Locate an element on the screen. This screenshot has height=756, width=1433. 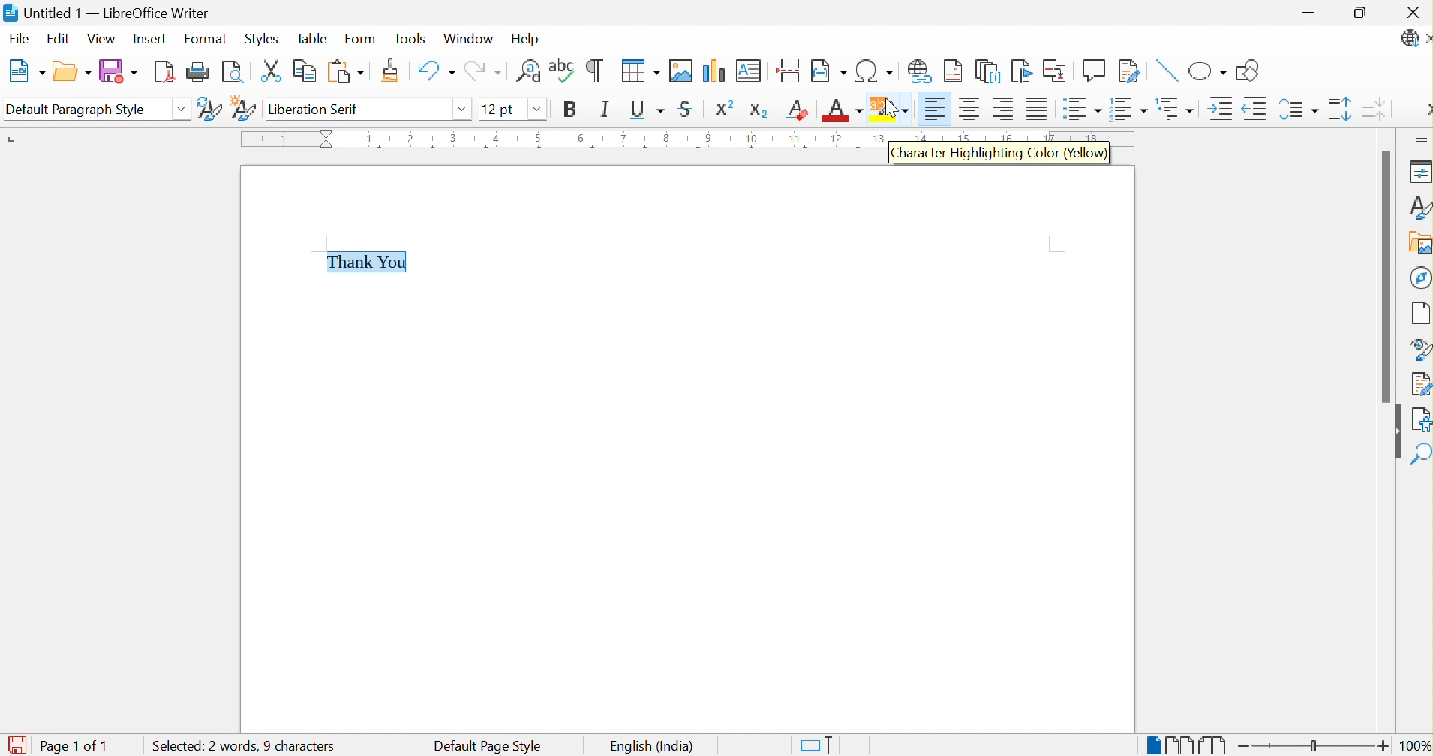
Character Highlighting Color (Yellow) is located at coordinates (1000, 160).